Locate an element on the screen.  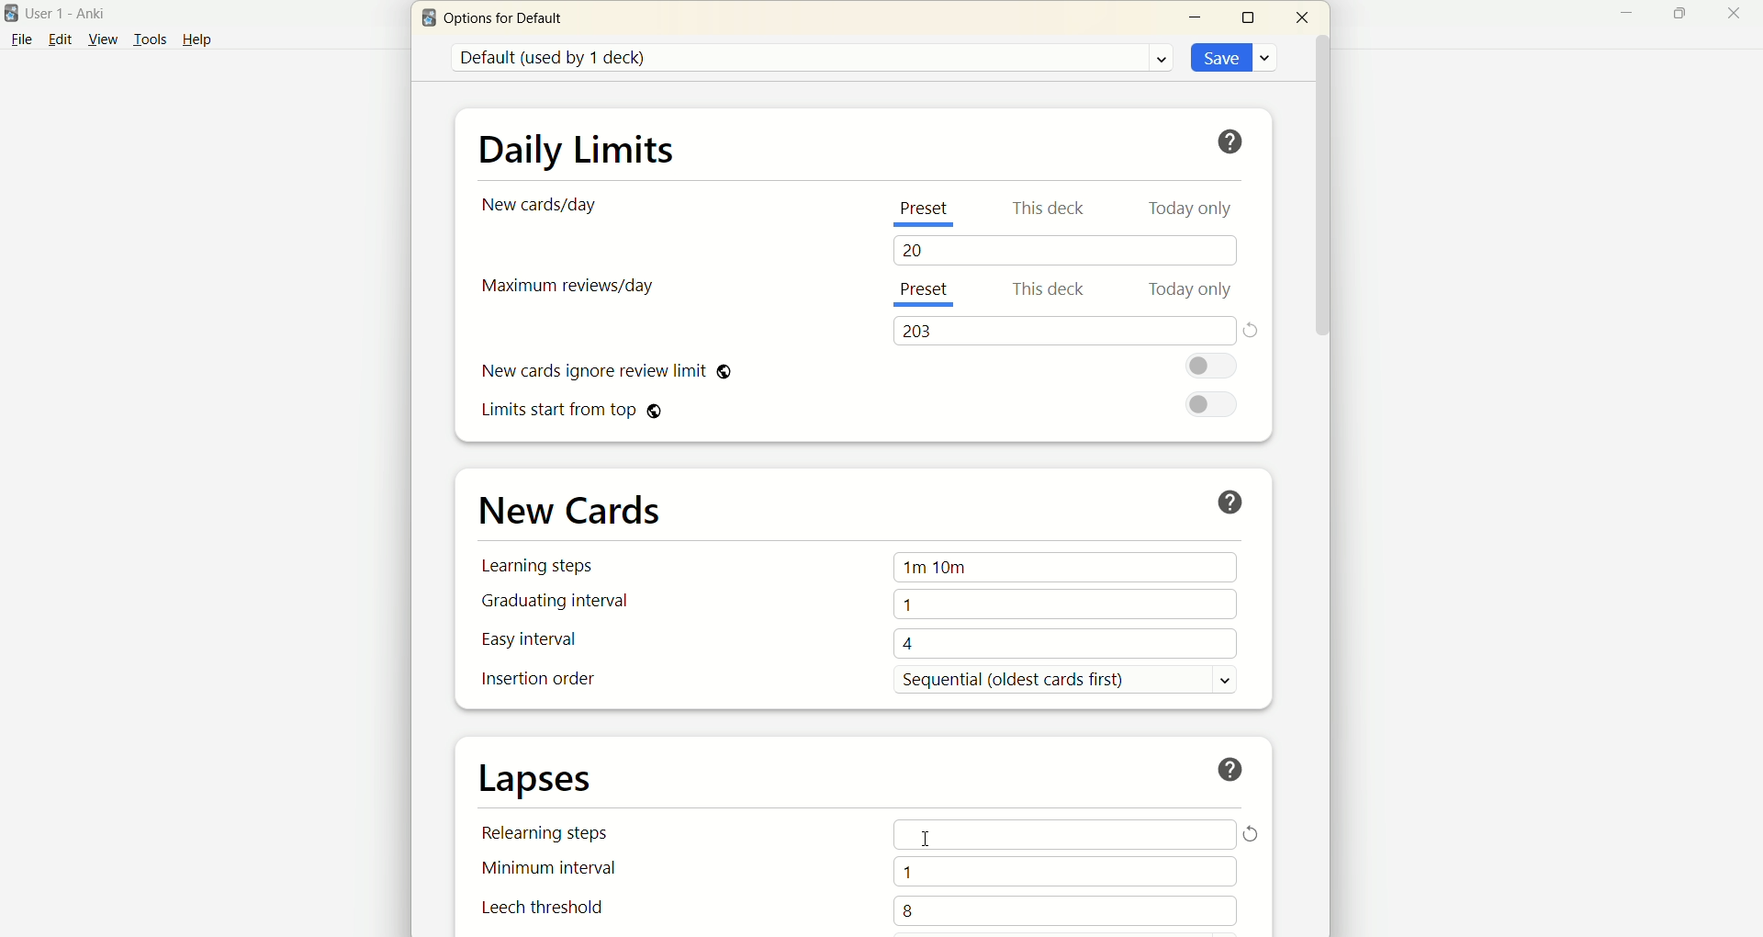
this deck is located at coordinates (1046, 208).